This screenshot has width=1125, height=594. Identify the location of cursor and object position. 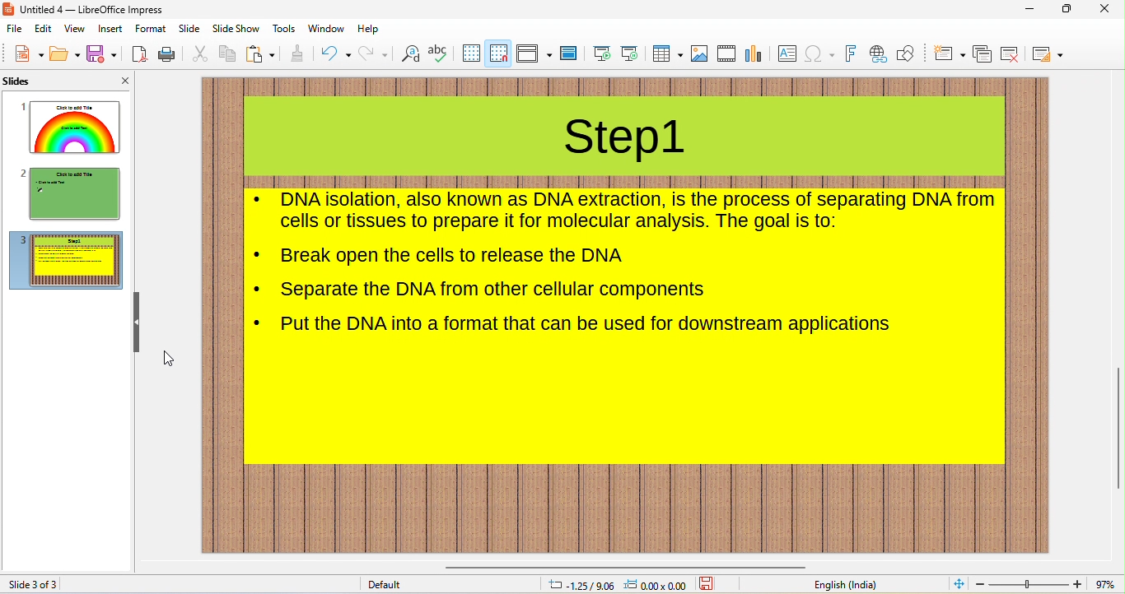
(615, 585).